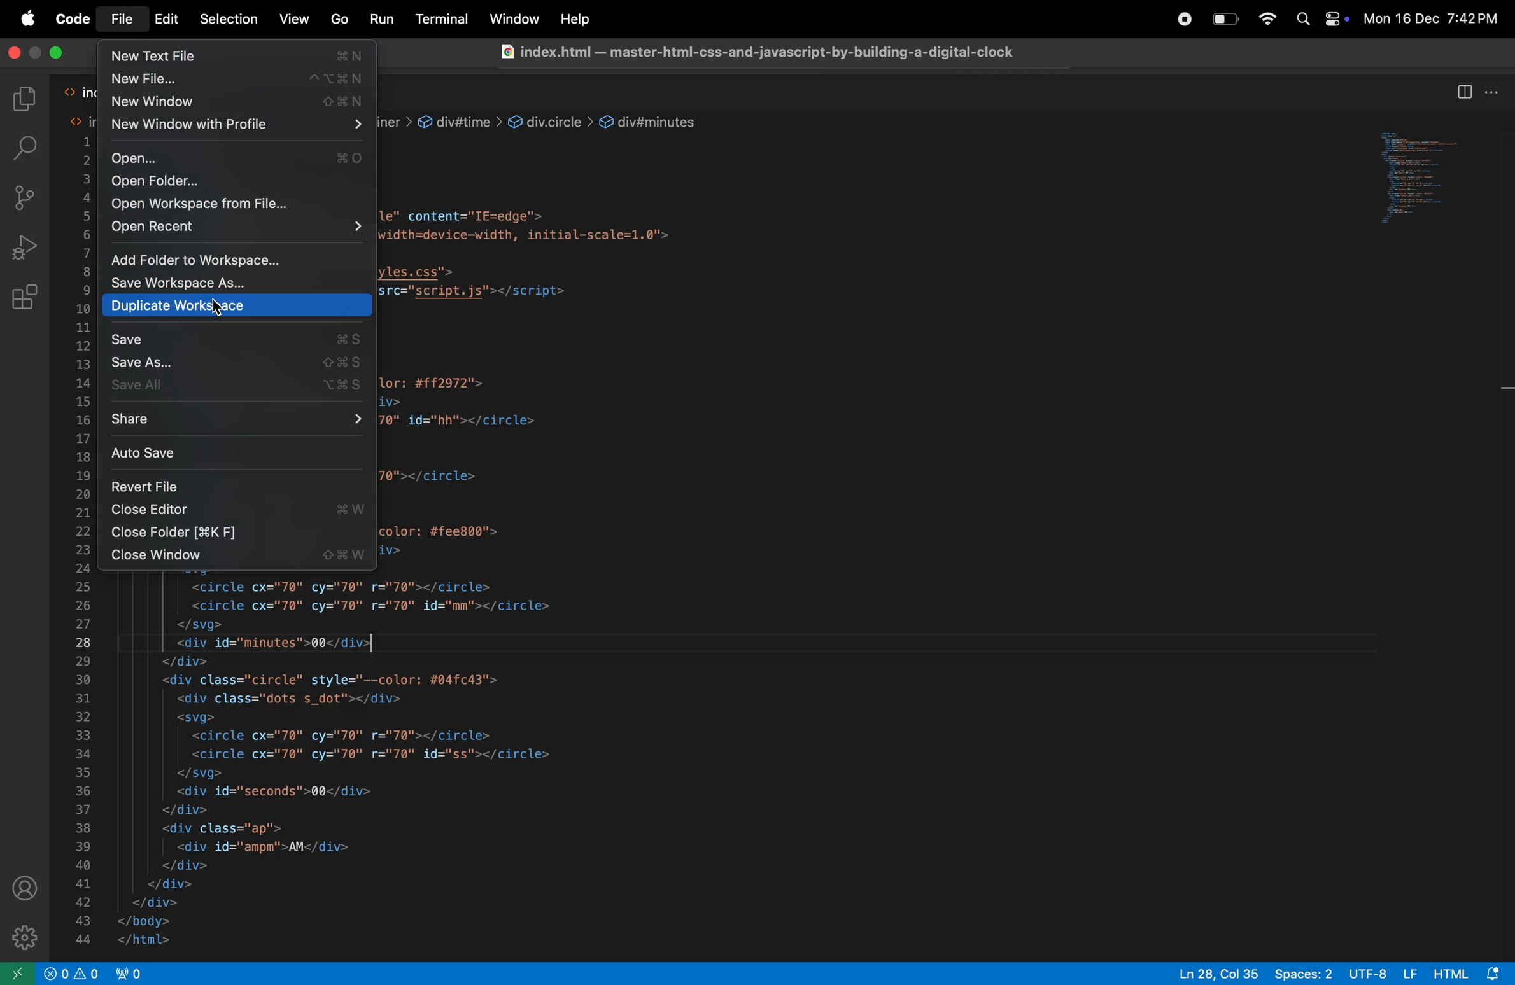  Describe the element at coordinates (82, 539) in the screenshot. I see `line number` at that location.